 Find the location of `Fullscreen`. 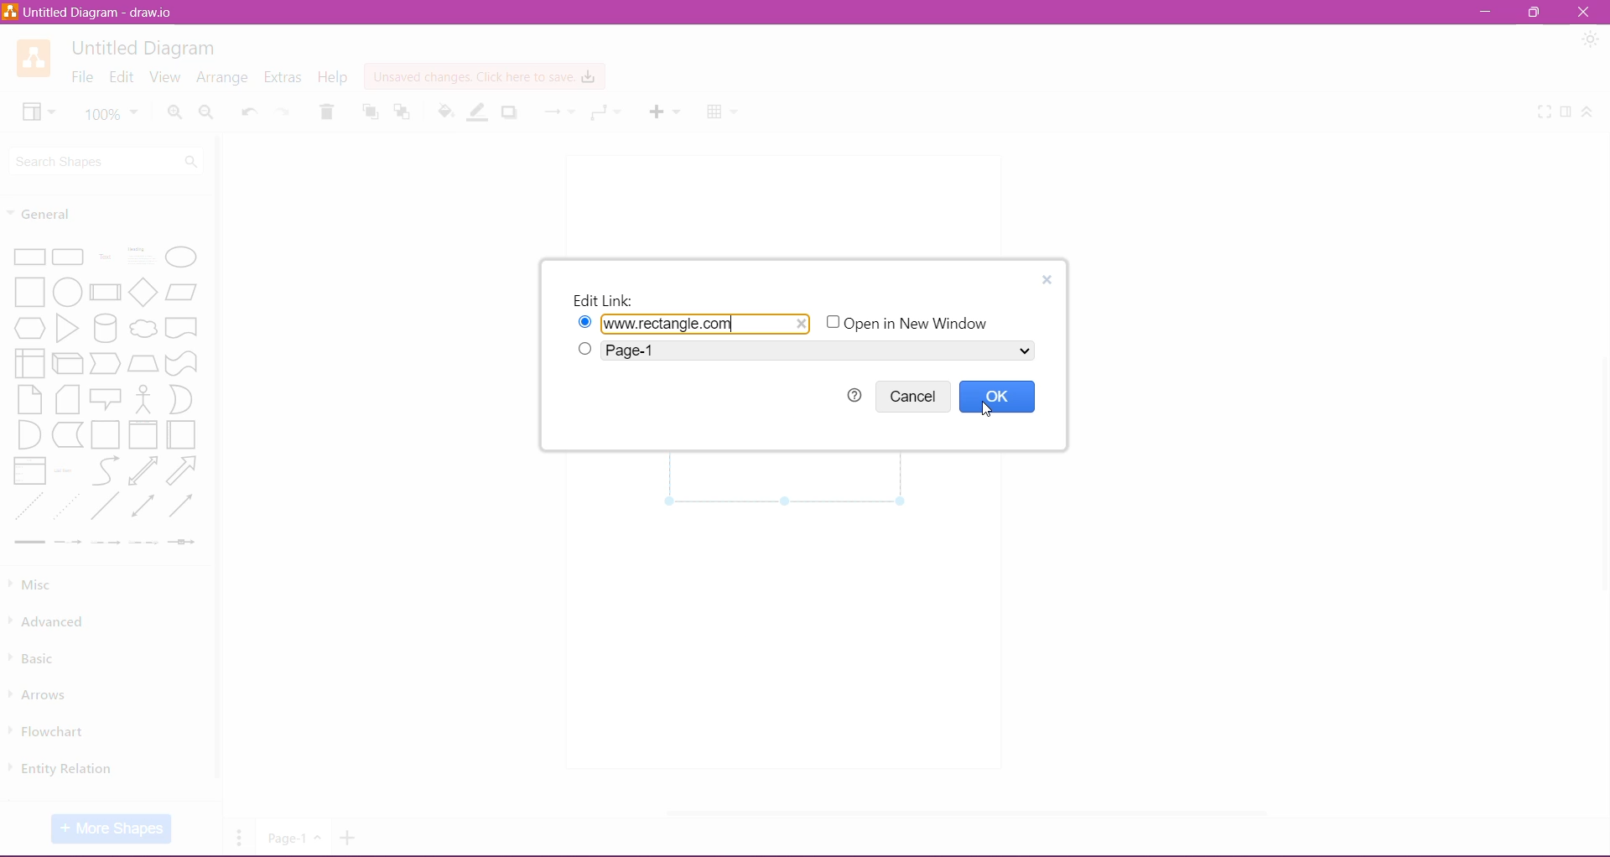

Fullscreen is located at coordinates (1545, 112).